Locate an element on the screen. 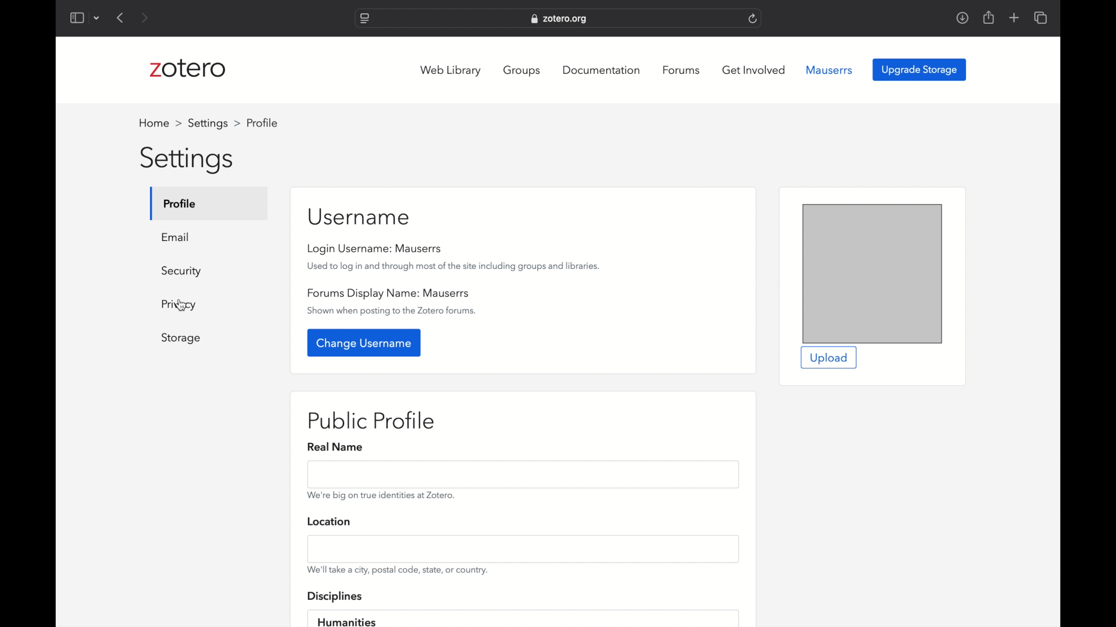 This screenshot has width=1116, height=627. settings is located at coordinates (214, 123).